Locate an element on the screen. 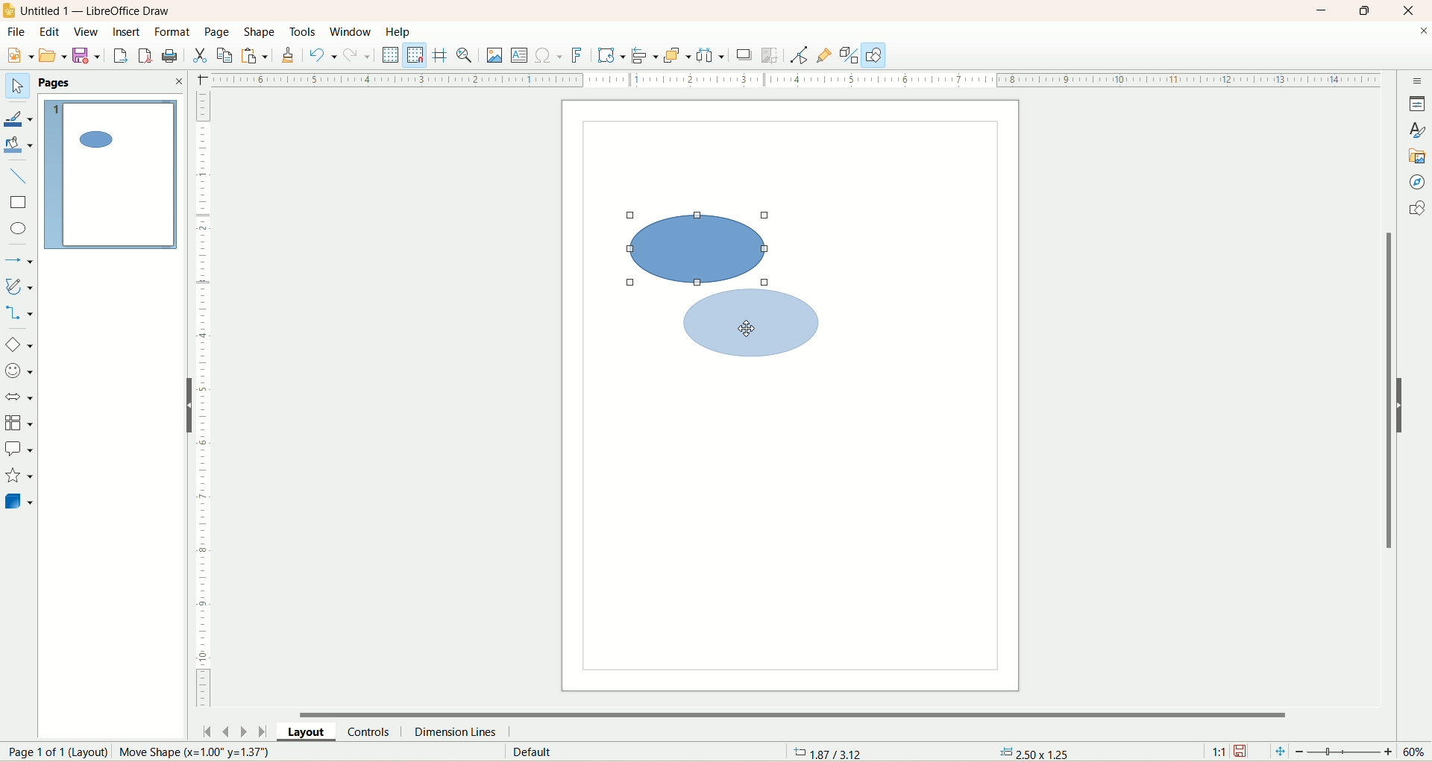 The image size is (1432, 762). insert textbox is located at coordinates (518, 55).